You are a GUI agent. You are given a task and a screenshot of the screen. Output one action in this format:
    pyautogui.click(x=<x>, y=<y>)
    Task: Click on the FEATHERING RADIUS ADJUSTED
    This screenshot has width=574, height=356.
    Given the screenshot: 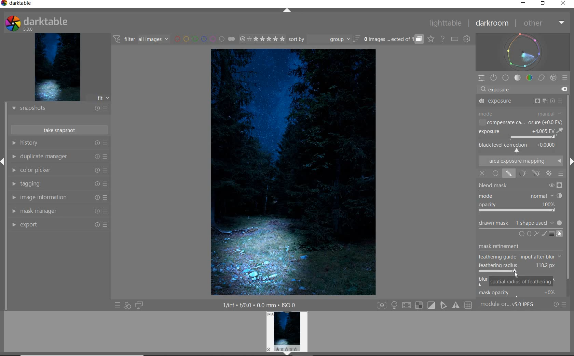 What is the action you would take?
    pyautogui.click(x=517, y=268)
    